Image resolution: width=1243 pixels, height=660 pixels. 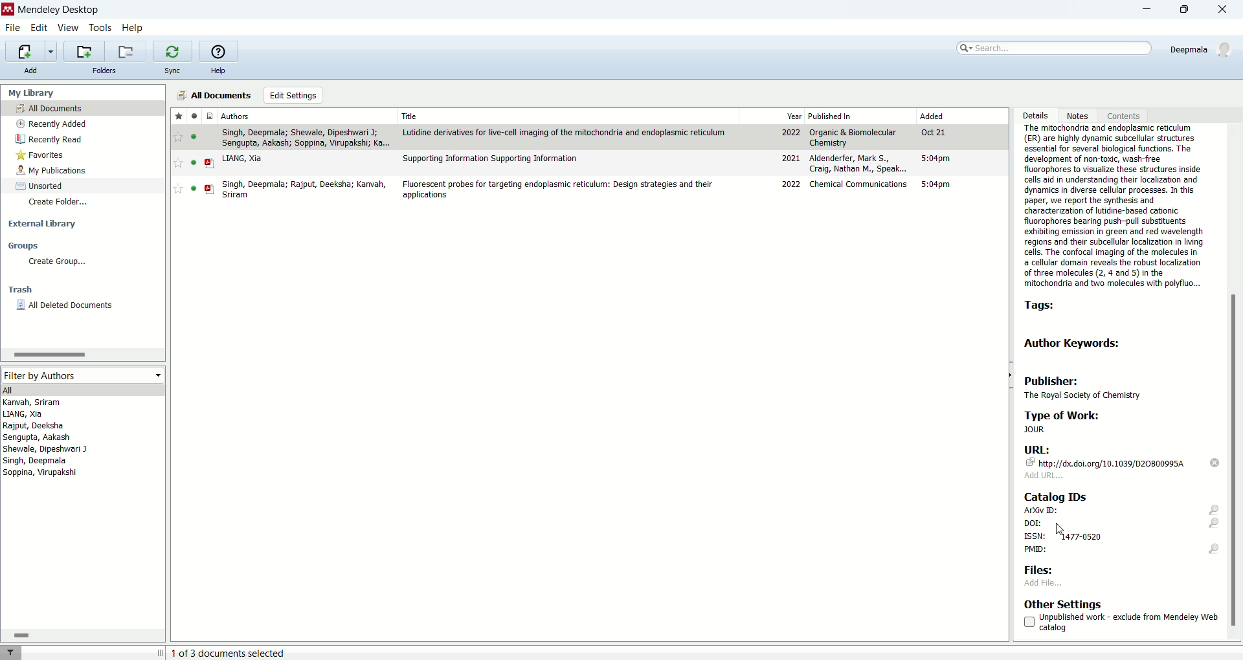 What do you see at coordinates (1044, 476) in the screenshot?
I see `add URL` at bounding box center [1044, 476].